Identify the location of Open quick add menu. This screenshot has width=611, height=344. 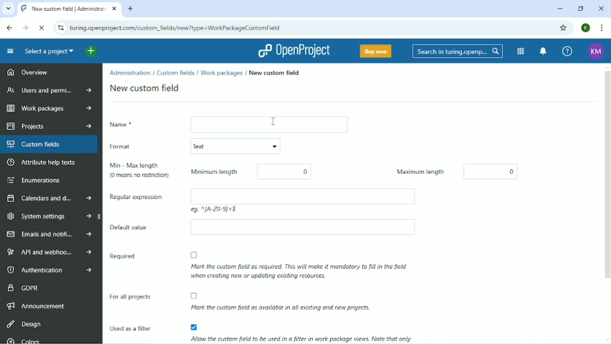
(98, 51).